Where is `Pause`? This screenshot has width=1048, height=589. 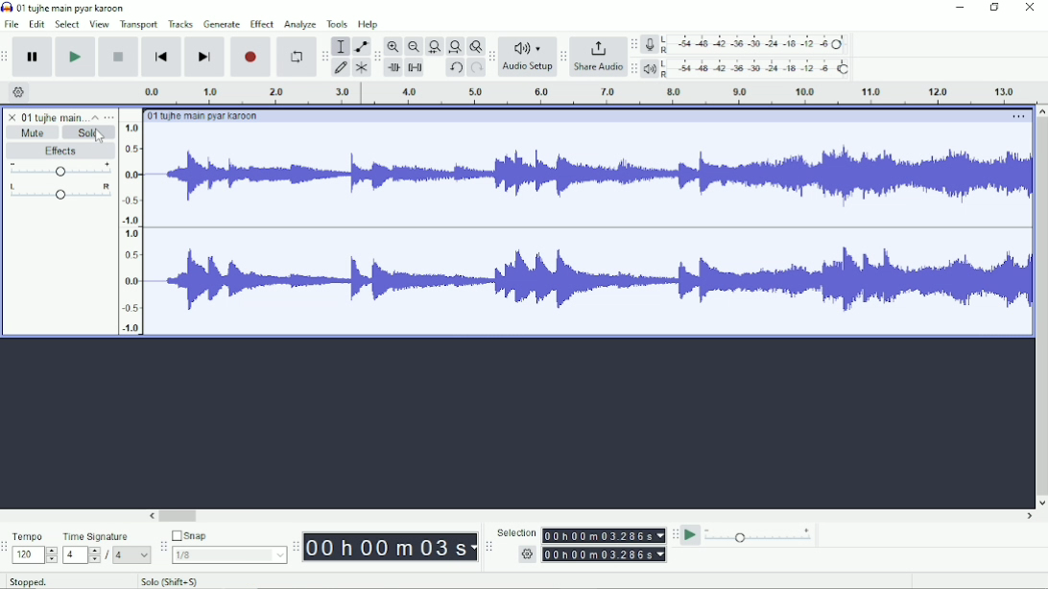 Pause is located at coordinates (34, 57).